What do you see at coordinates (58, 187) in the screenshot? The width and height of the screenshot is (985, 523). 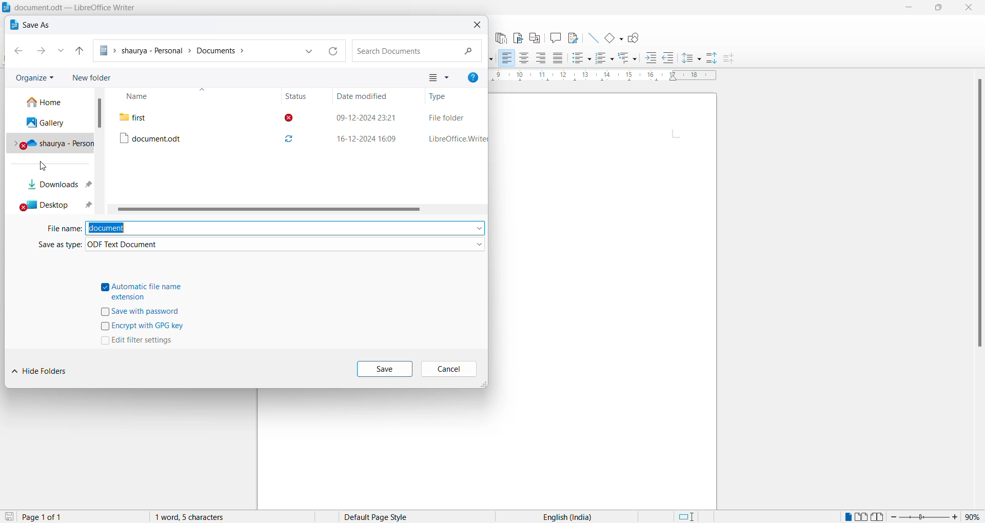 I see `Downloads` at bounding box center [58, 187].